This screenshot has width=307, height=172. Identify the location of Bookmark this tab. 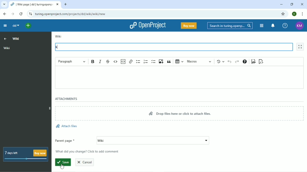
(283, 14).